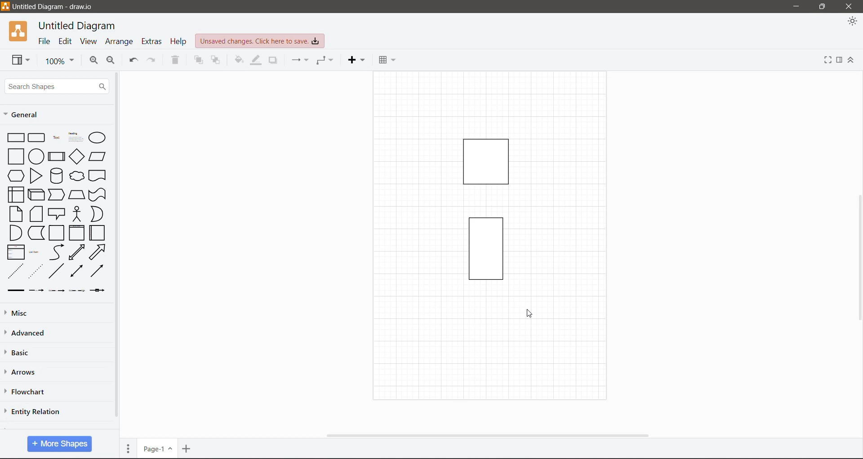 This screenshot has height=459, width=863. I want to click on Line Color, so click(255, 61).